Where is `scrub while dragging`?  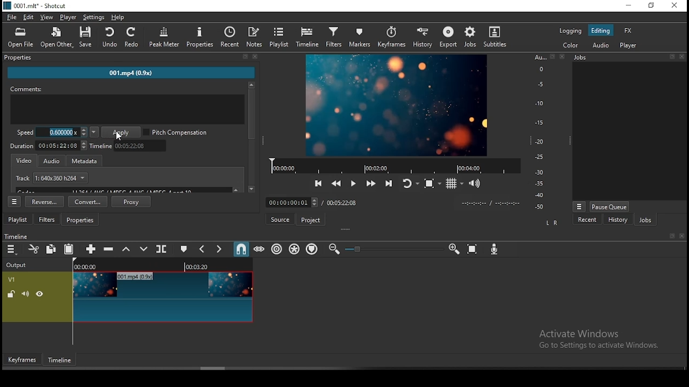 scrub while dragging is located at coordinates (260, 250).